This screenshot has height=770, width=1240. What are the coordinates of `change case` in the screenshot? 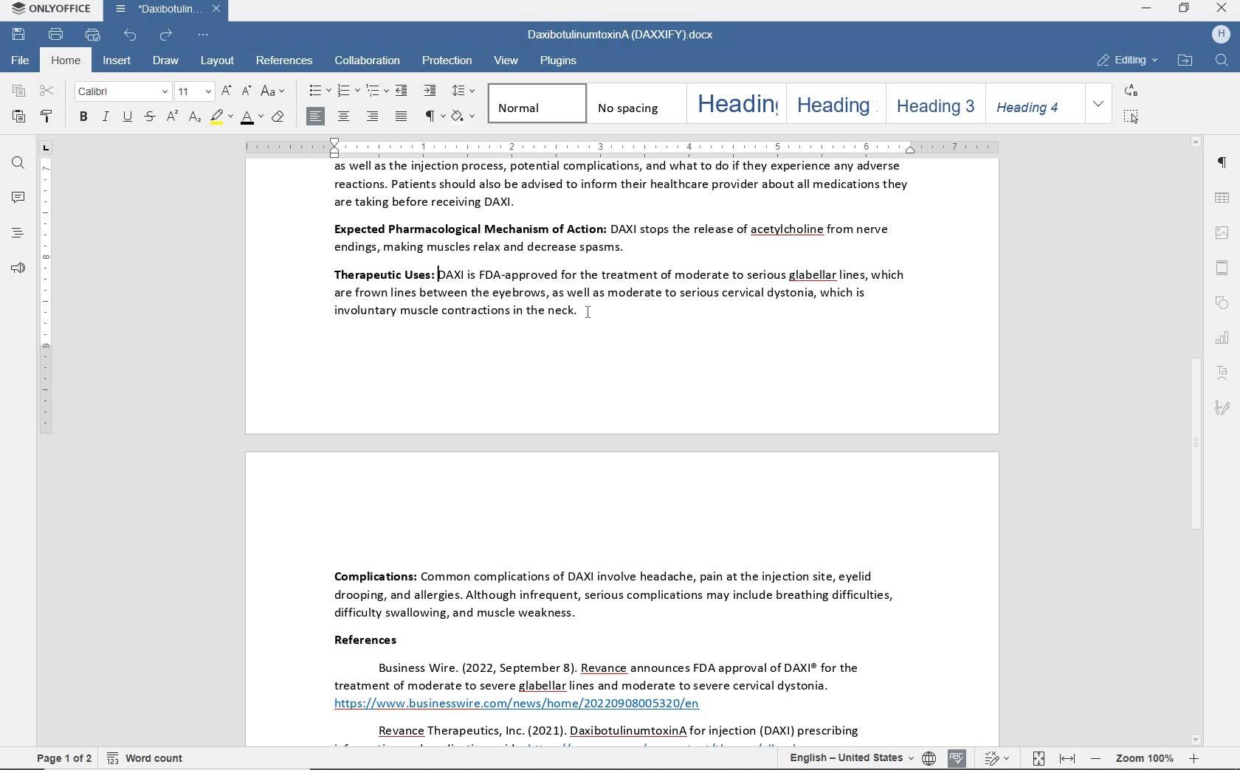 It's located at (272, 91).